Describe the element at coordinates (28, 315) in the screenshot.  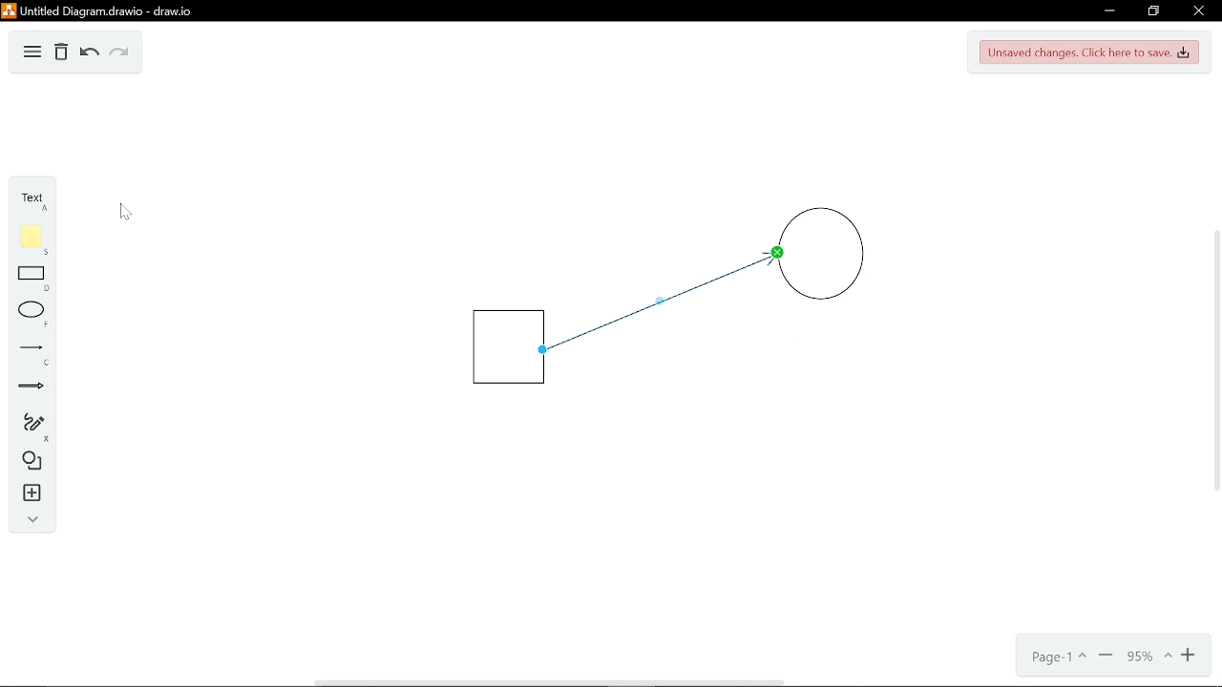
I see `Ellipse` at that location.